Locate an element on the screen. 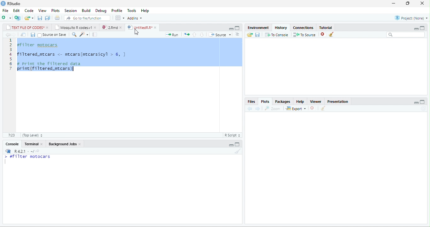 This screenshot has width=430, height=227. close file is located at coordinates (313, 108).